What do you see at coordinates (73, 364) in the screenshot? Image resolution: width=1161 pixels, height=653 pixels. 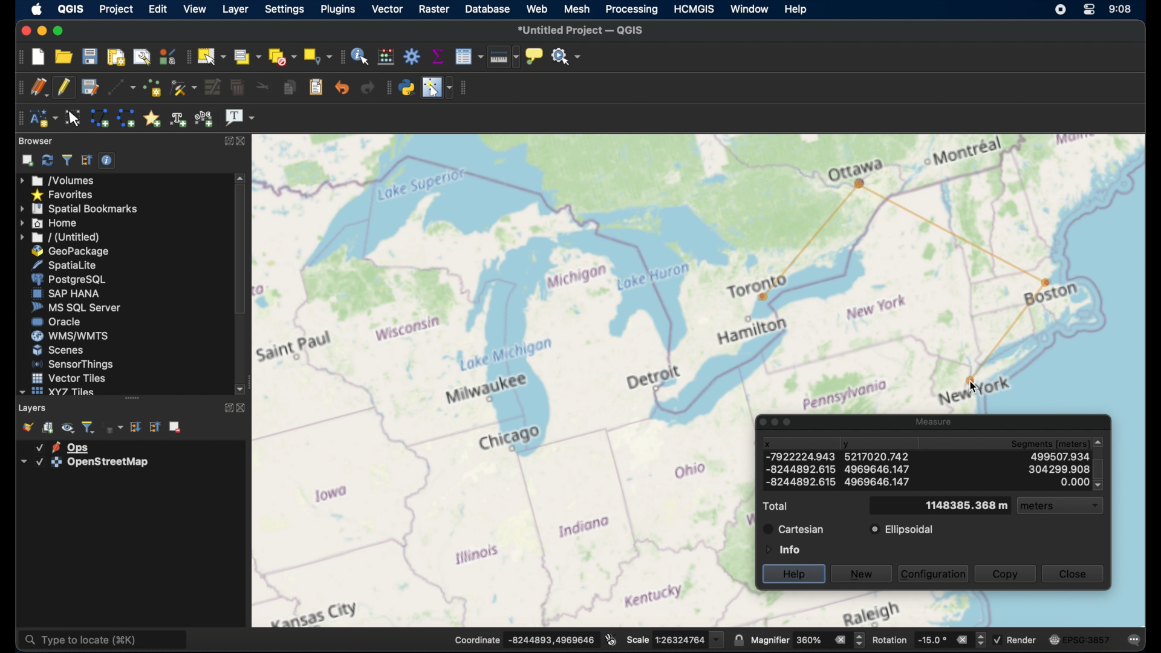 I see `sensorthings` at bounding box center [73, 364].